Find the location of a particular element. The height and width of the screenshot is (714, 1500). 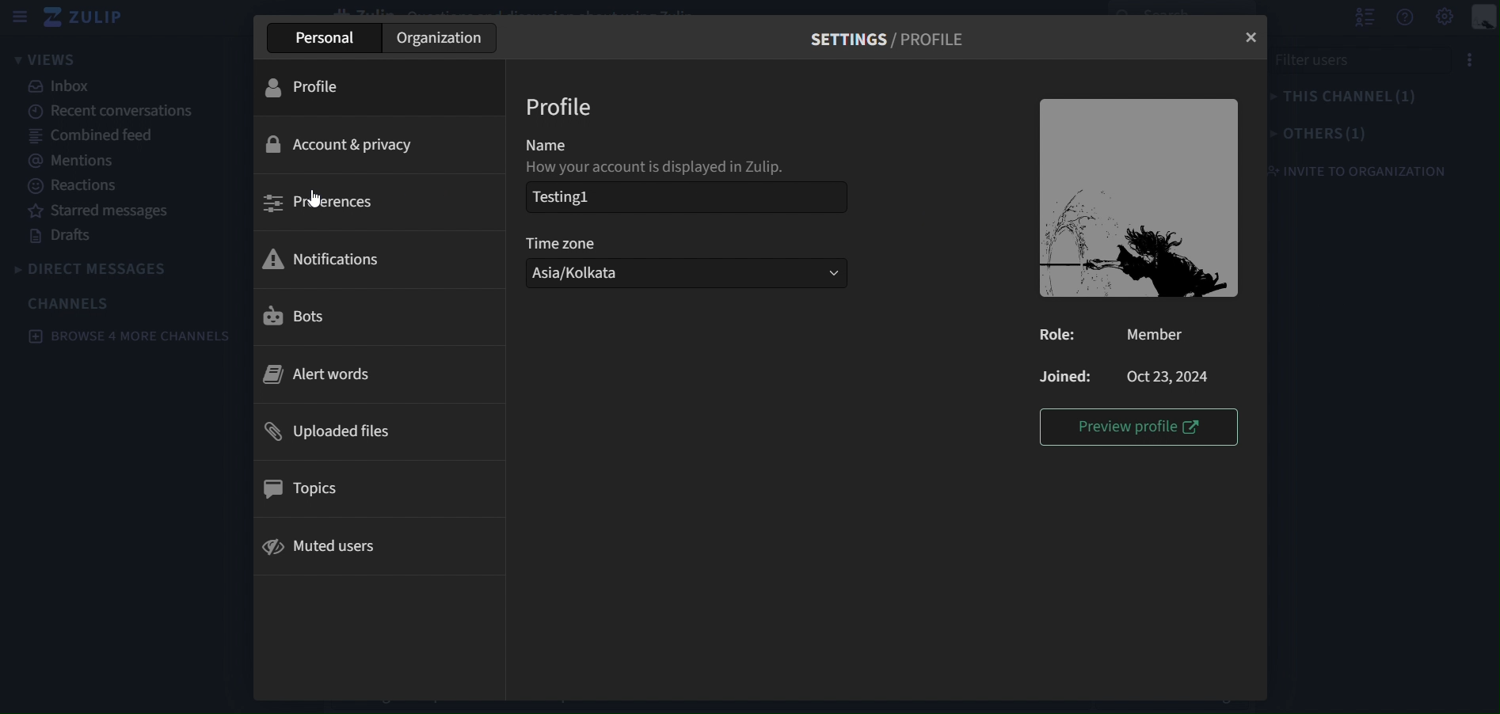

view is located at coordinates (48, 59).